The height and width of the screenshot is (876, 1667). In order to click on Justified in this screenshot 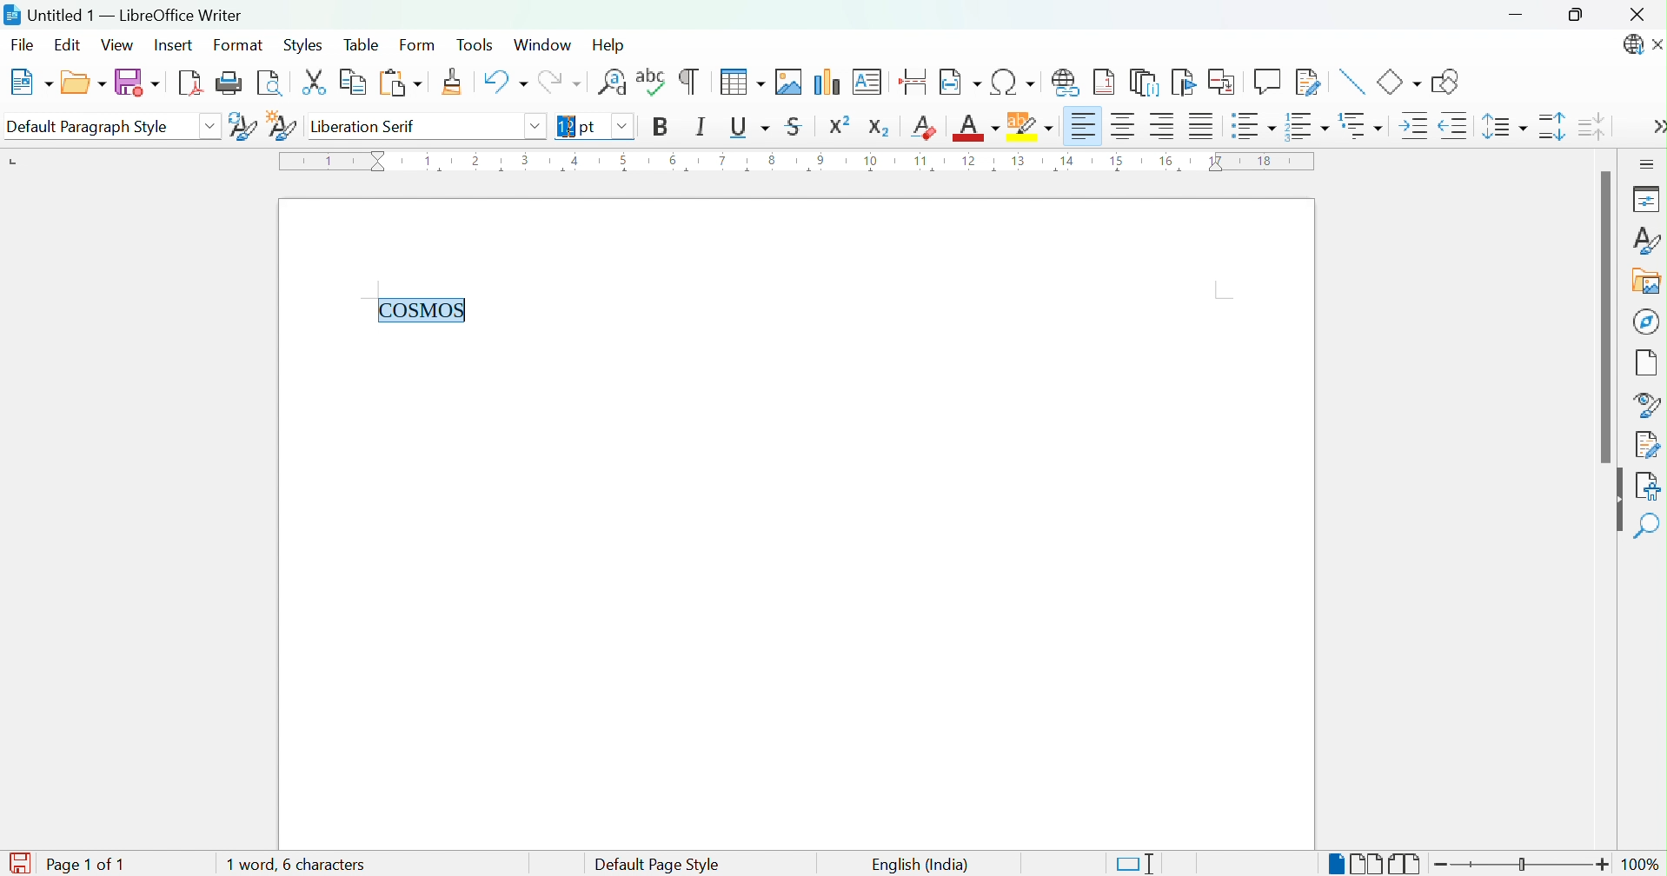, I will do `click(1201, 128)`.